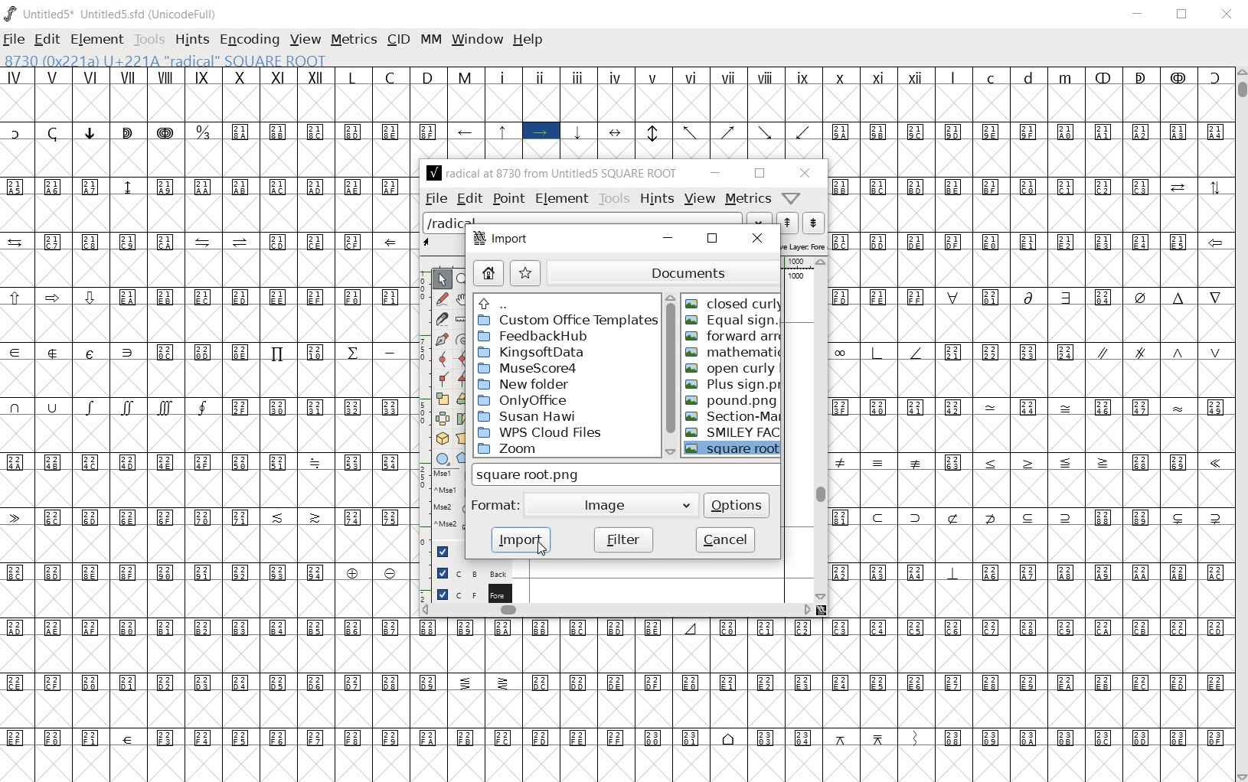  I want to click on cancel, so click(725, 541).